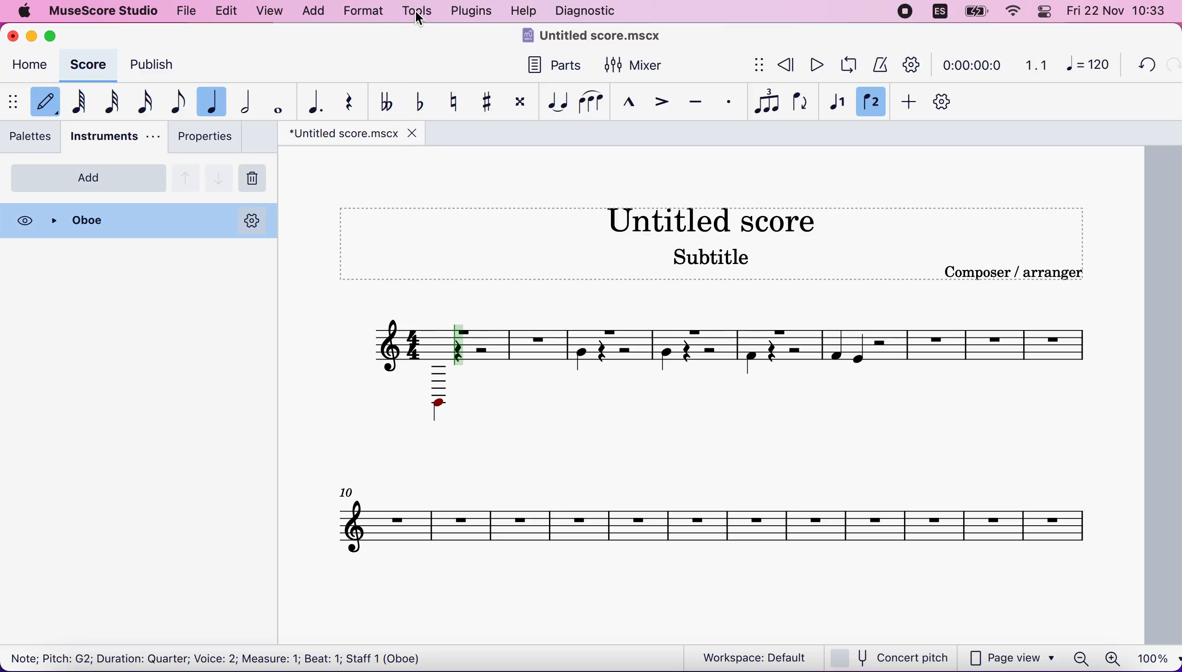 The image size is (1182, 672). I want to click on flip direction, so click(799, 101).